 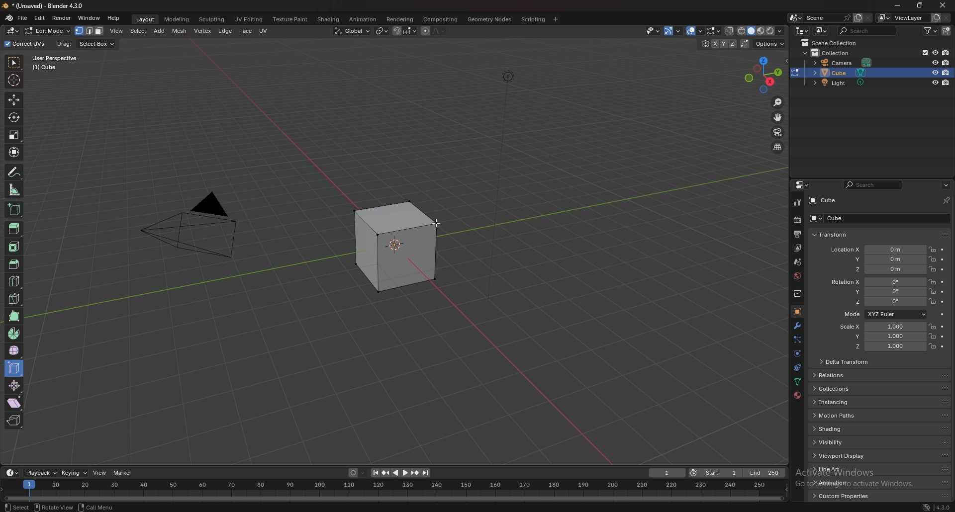 What do you see at coordinates (799, 261) in the screenshot?
I see `scene` at bounding box center [799, 261].